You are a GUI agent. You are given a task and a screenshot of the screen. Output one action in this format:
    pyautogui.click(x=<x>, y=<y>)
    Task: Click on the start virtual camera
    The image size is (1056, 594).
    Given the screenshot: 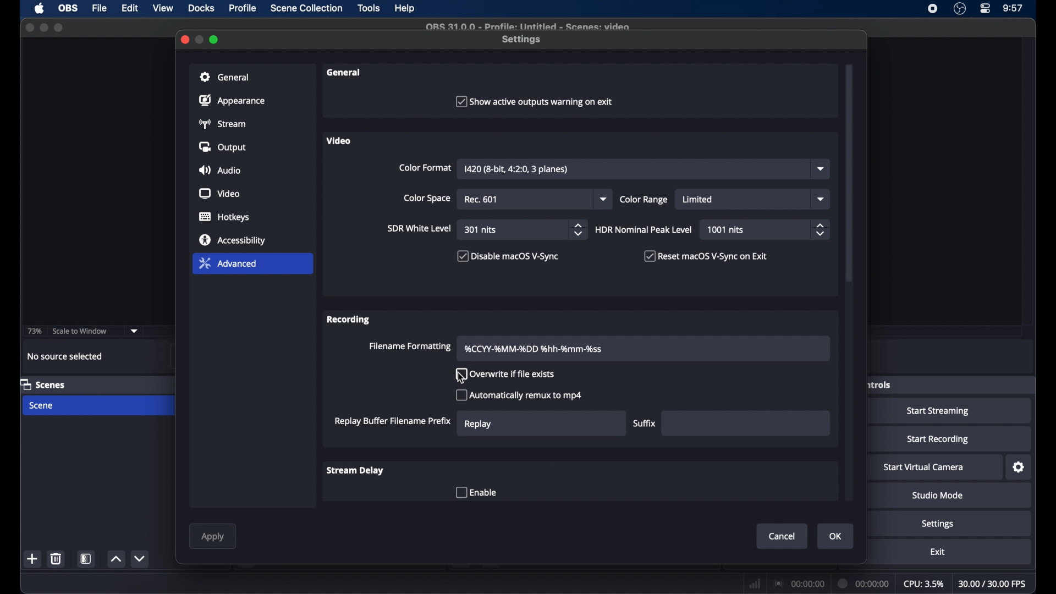 What is the action you would take?
    pyautogui.click(x=924, y=468)
    